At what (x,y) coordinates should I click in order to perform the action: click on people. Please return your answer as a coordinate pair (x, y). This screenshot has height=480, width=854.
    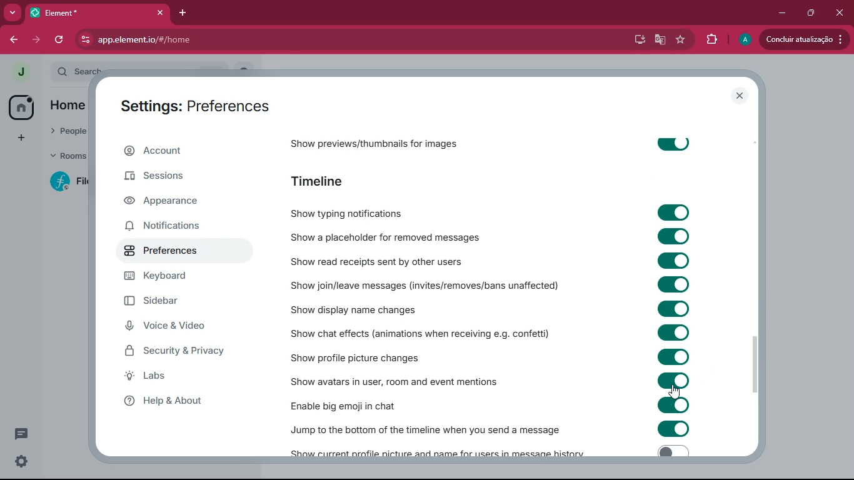
    Looking at the image, I should click on (67, 129).